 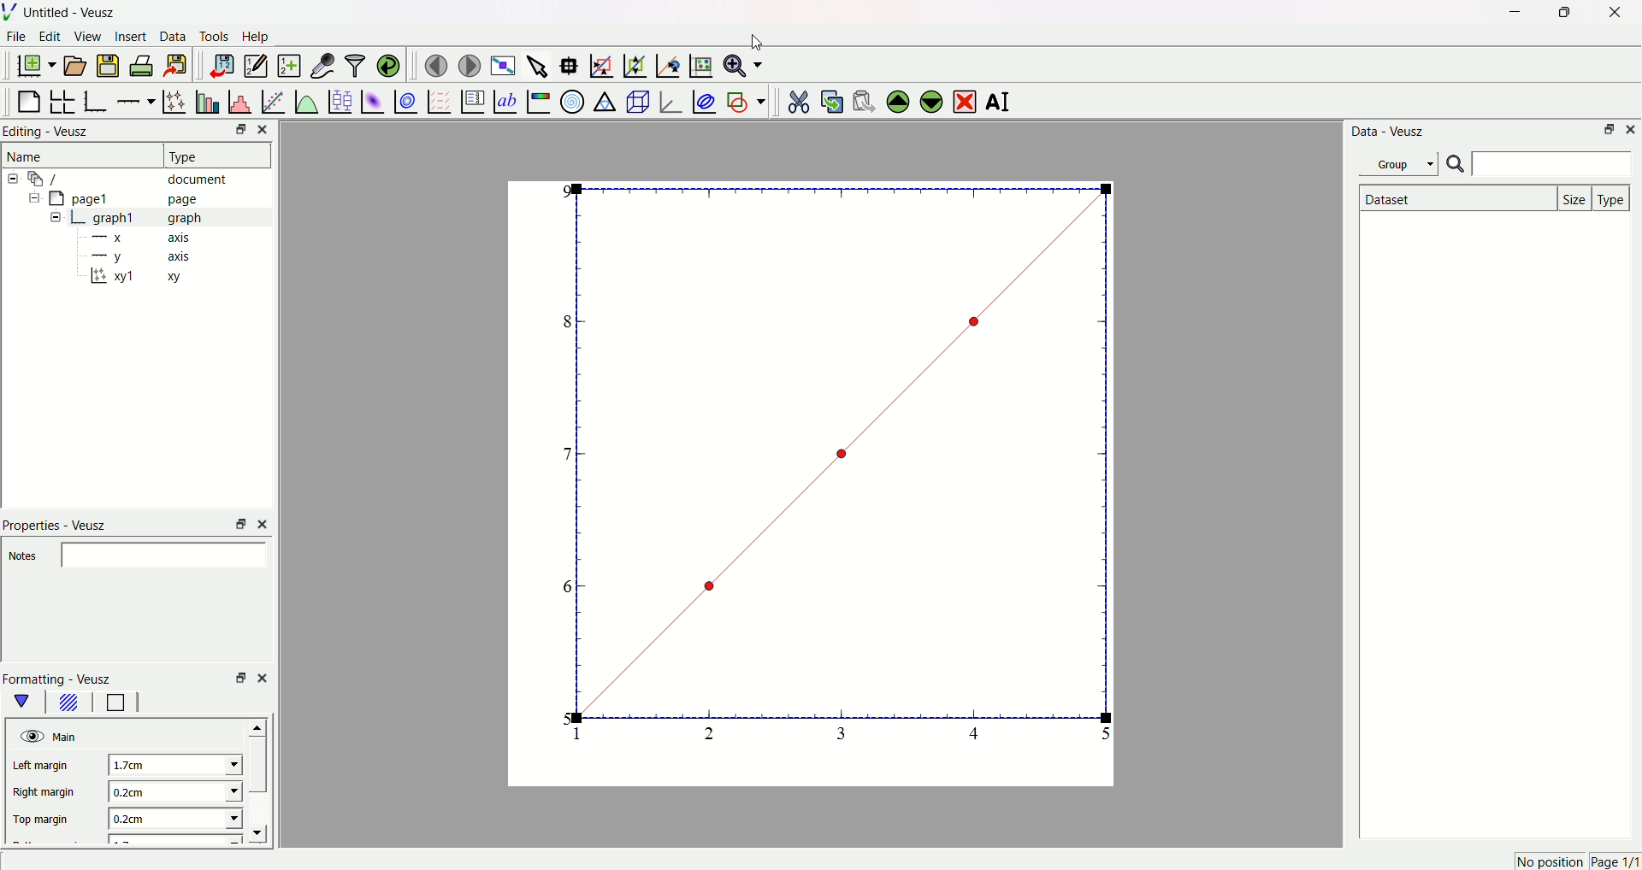 What do you see at coordinates (235, 131) in the screenshot?
I see `Minimize` at bounding box center [235, 131].